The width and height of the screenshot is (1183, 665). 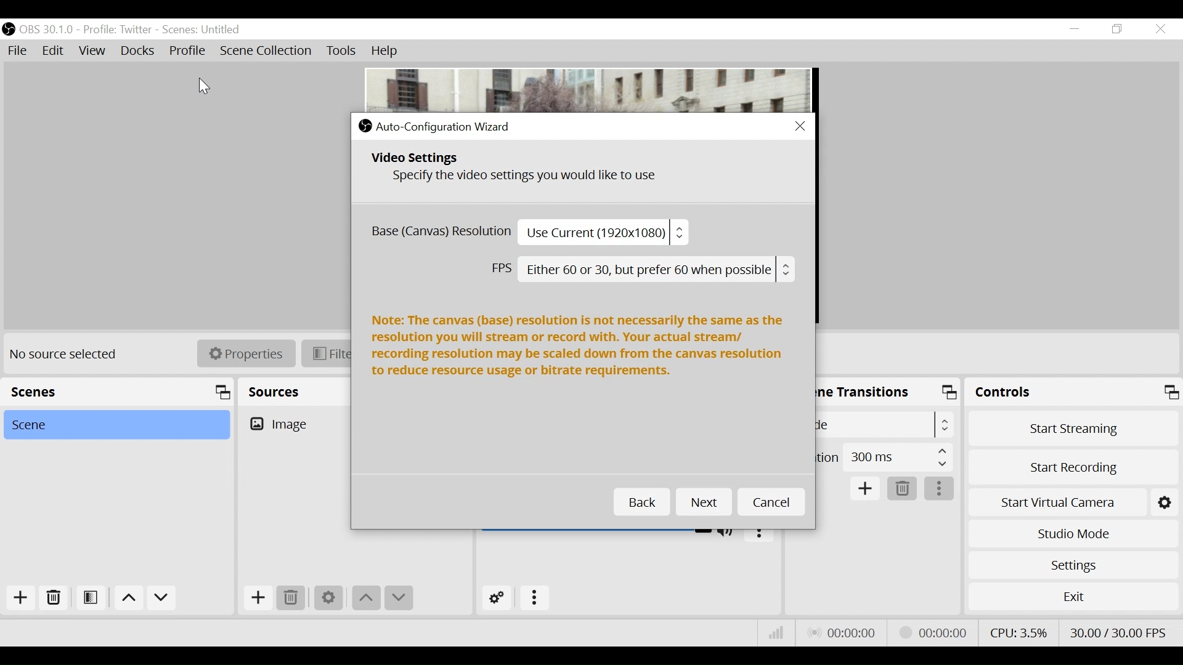 What do you see at coordinates (1073, 565) in the screenshot?
I see `Settings ` at bounding box center [1073, 565].